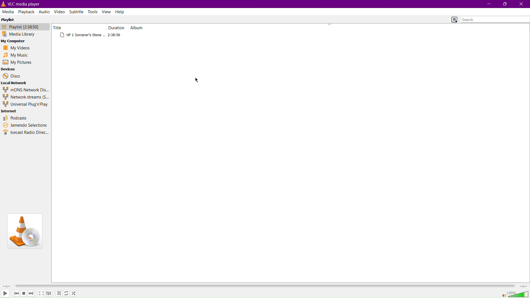 Image resolution: width=530 pixels, height=298 pixels. Describe the element at coordinates (10, 111) in the screenshot. I see `Internet` at that location.